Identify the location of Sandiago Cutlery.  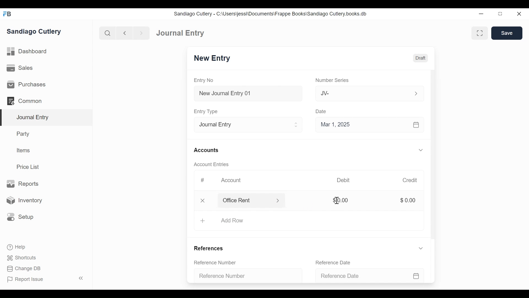
(37, 32).